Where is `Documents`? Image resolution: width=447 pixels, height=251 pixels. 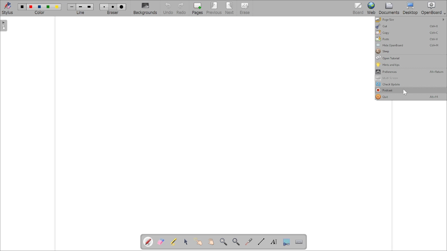 Documents is located at coordinates (389, 9).